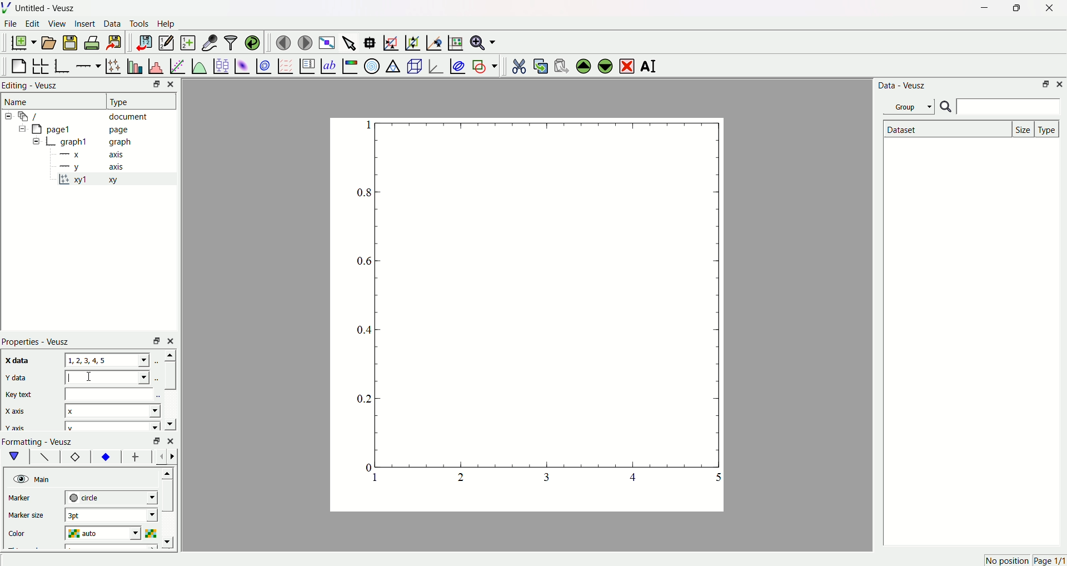 The width and height of the screenshot is (1067, 566). Describe the element at coordinates (105, 456) in the screenshot. I see `border fill` at that location.